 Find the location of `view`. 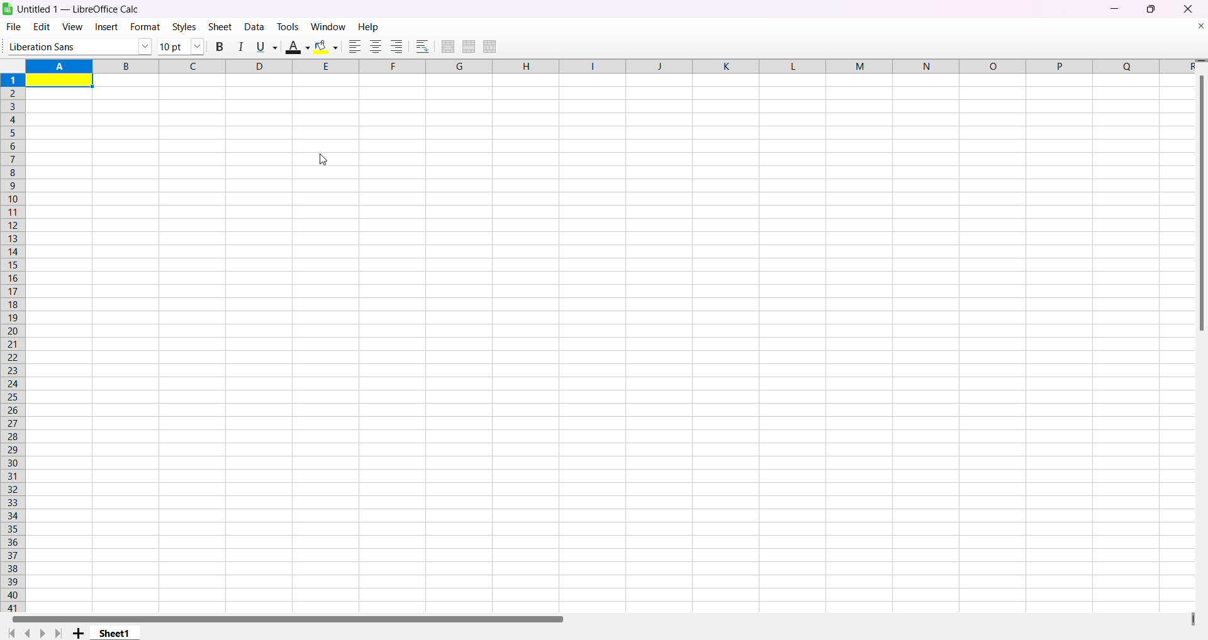

view is located at coordinates (69, 27).